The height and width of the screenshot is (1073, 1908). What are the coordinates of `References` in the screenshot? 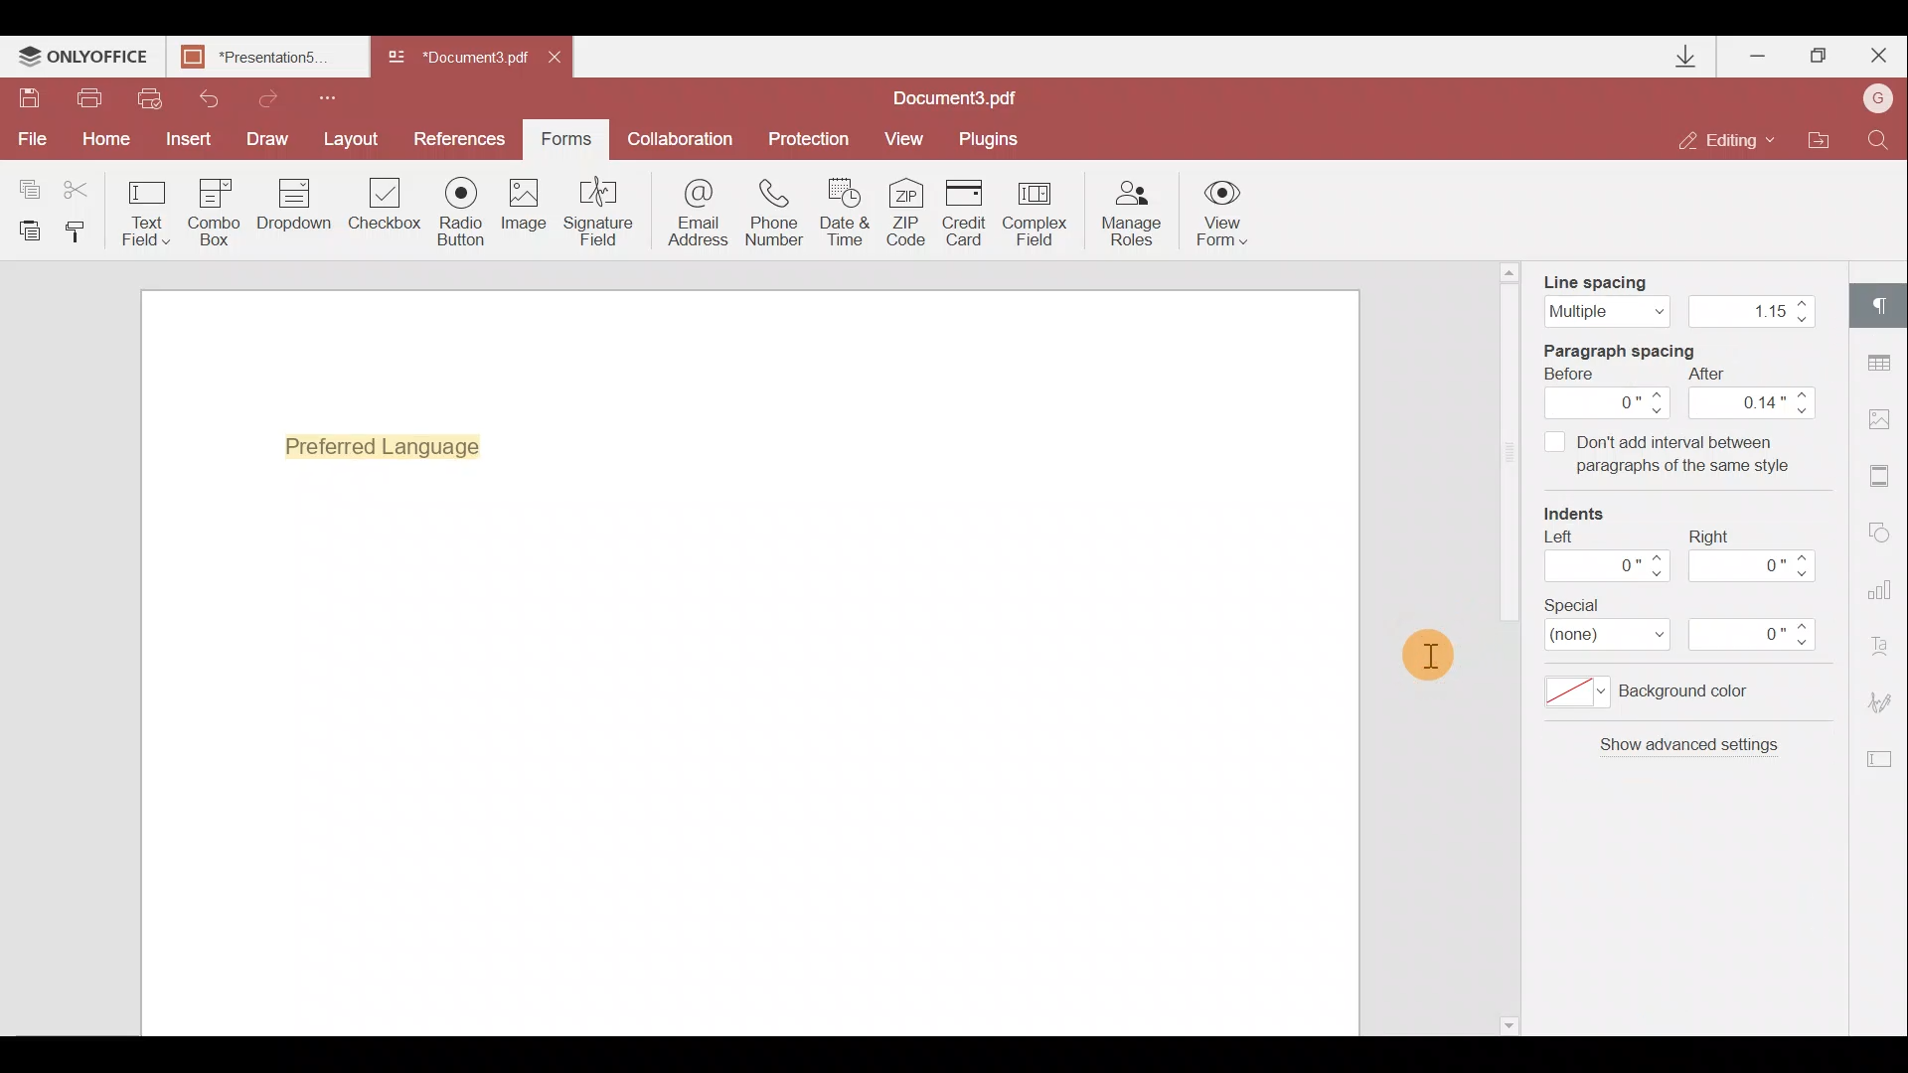 It's located at (463, 137).